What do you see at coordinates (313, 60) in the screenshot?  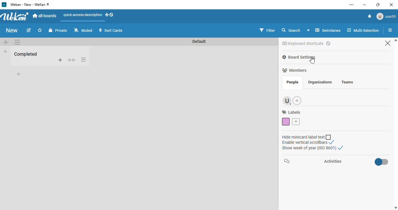 I see `cursor` at bounding box center [313, 60].